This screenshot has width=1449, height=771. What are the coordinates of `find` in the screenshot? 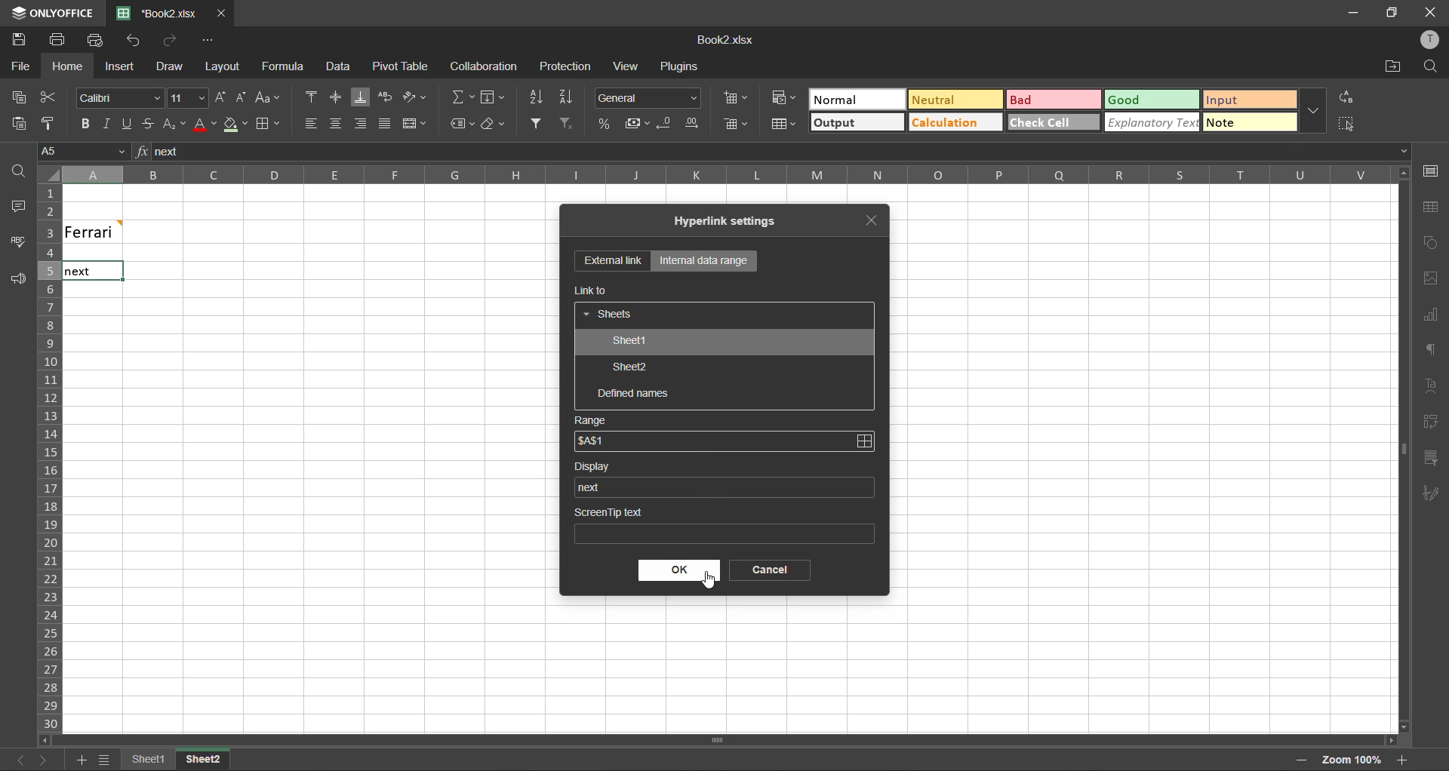 It's located at (1431, 66).